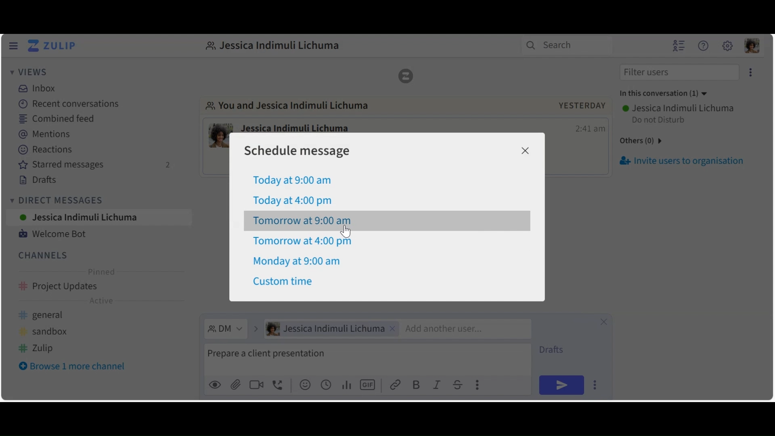 This screenshot has height=436, width=775. I want to click on Channel, so click(98, 287).